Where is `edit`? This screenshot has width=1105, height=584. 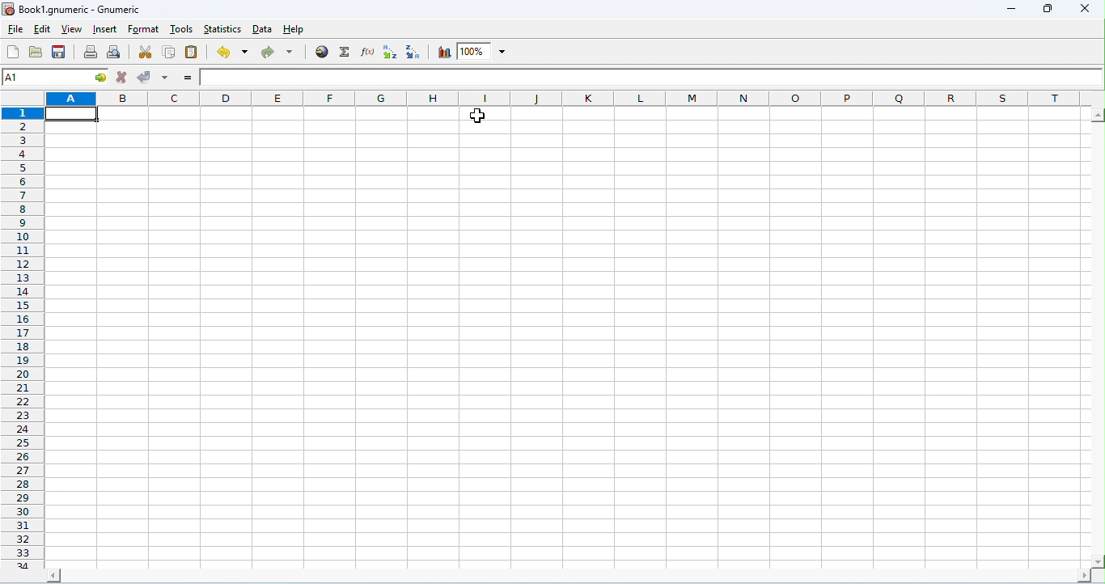 edit is located at coordinates (41, 30).